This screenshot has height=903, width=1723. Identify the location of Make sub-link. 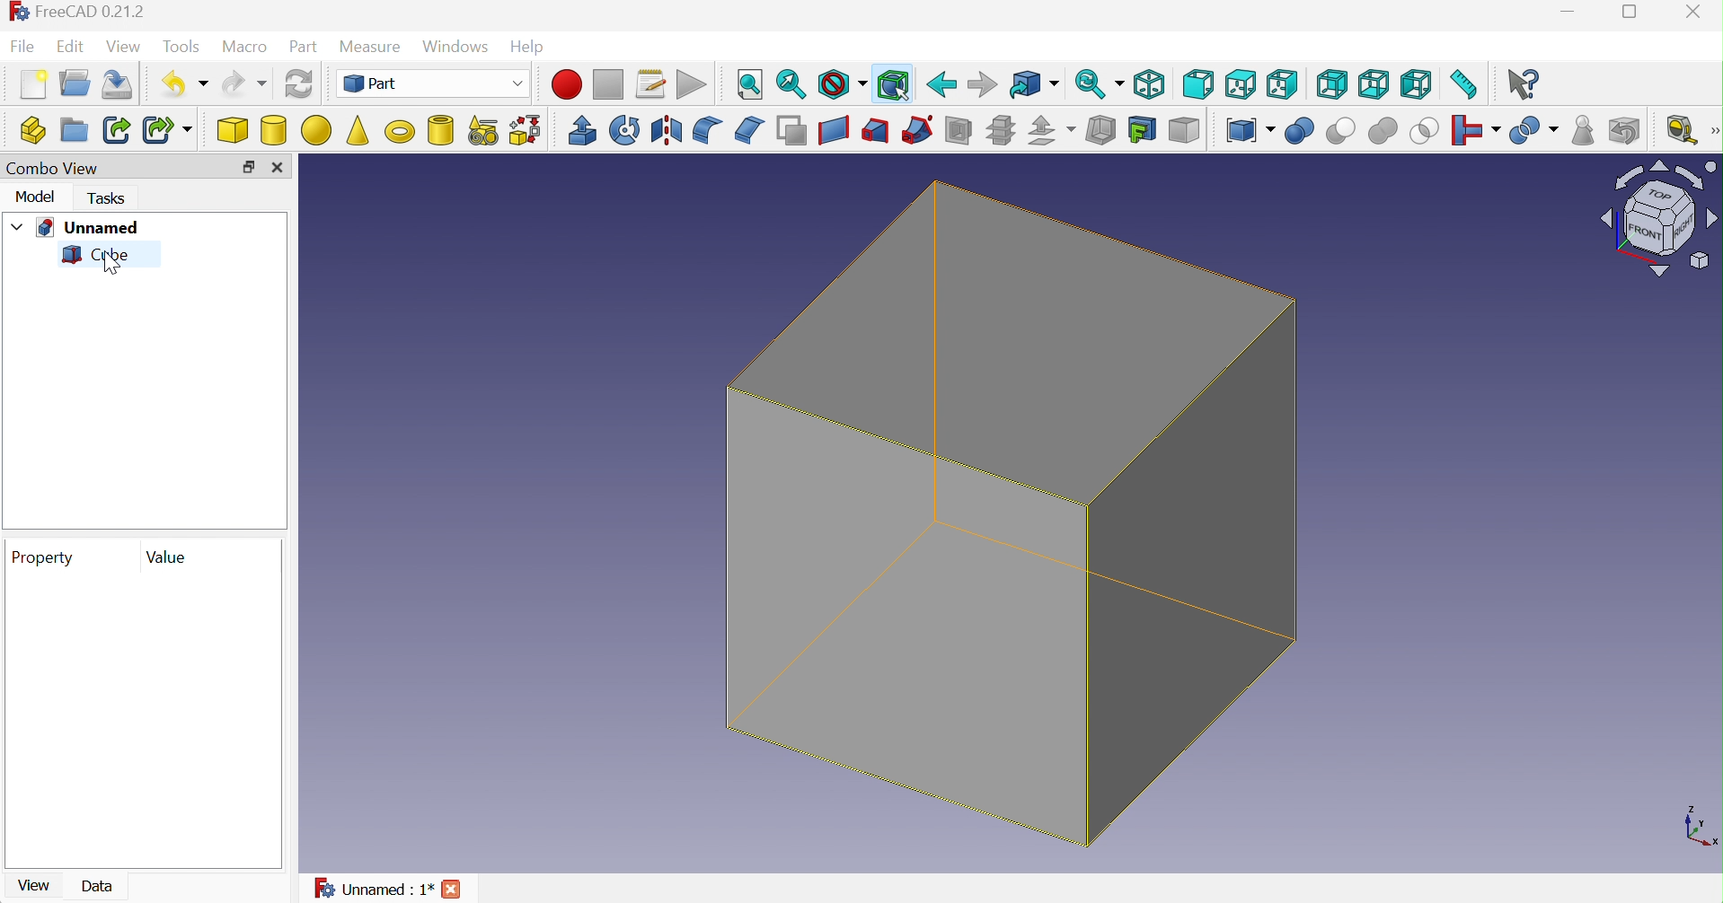
(166, 132).